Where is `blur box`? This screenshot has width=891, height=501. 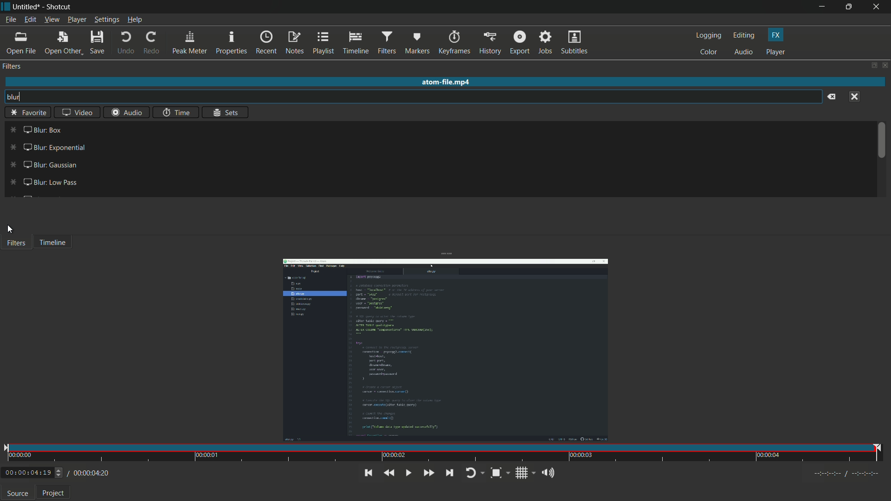
blur box is located at coordinates (36, 129).